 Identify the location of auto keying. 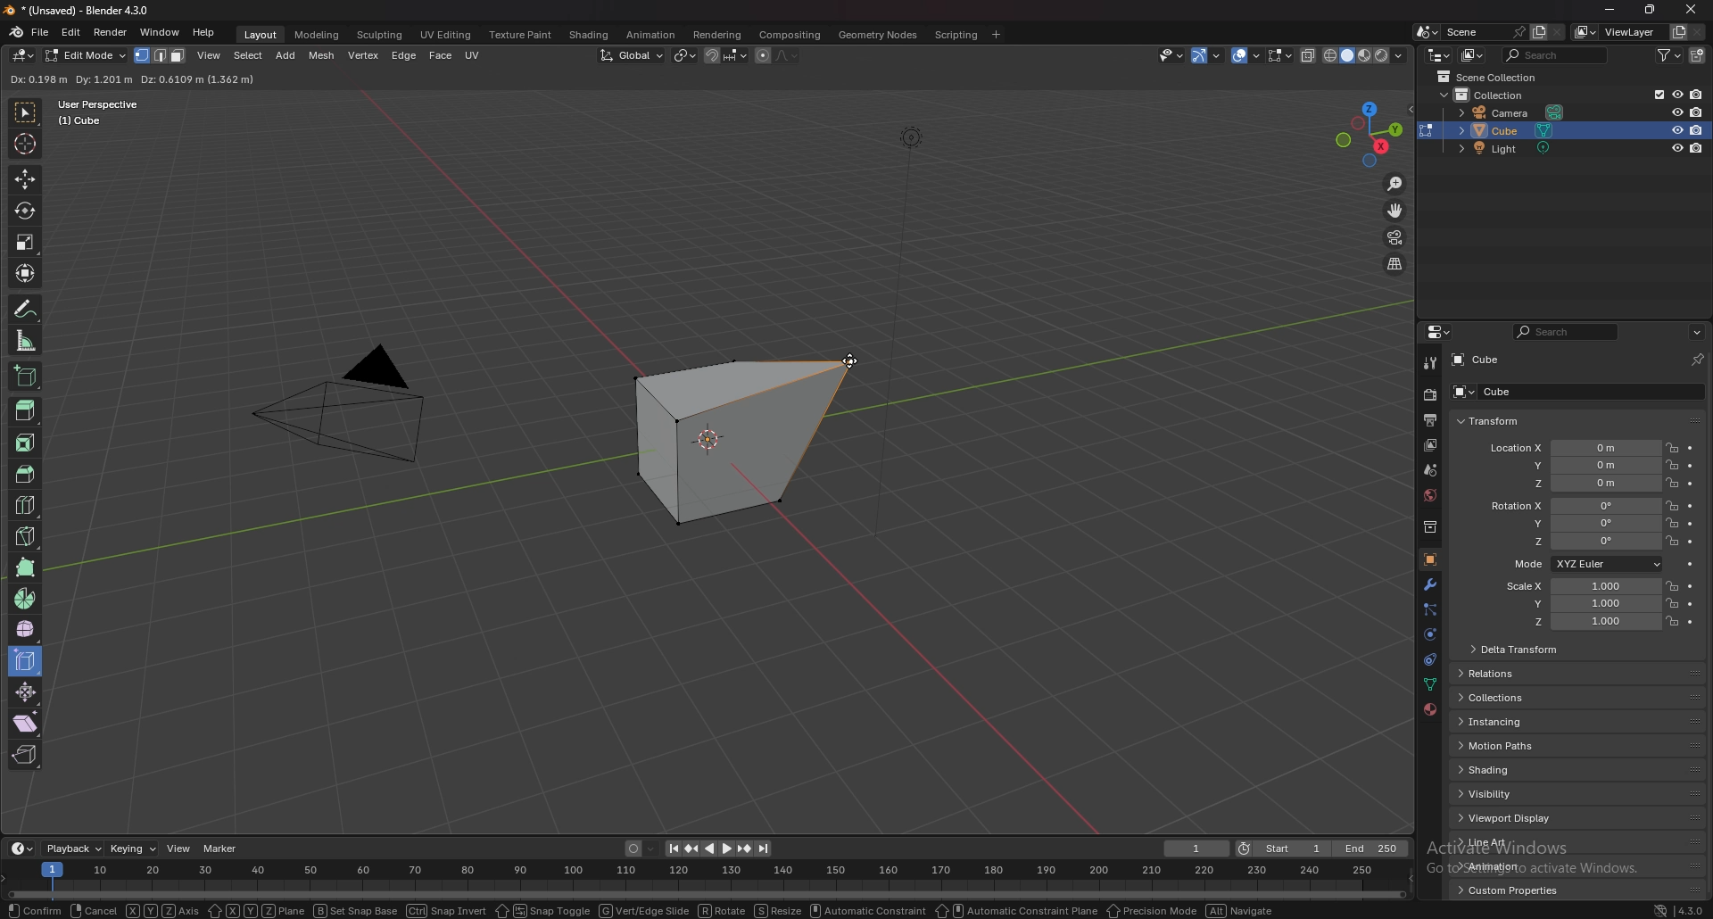
(640, 848).